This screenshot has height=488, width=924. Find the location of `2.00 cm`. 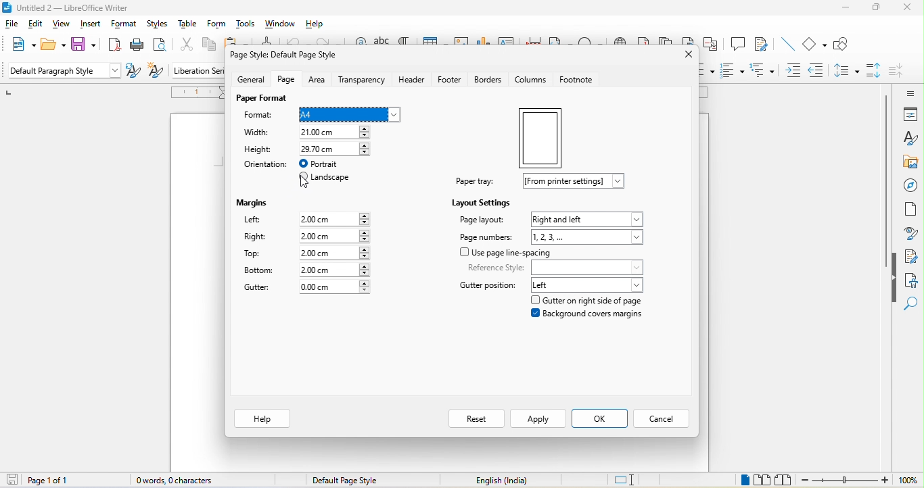

2.00 cm is located at coordinates (335, 251).